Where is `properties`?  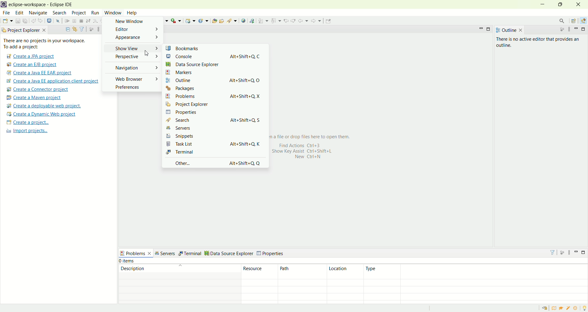
properties is located at coordinates (187, 113).